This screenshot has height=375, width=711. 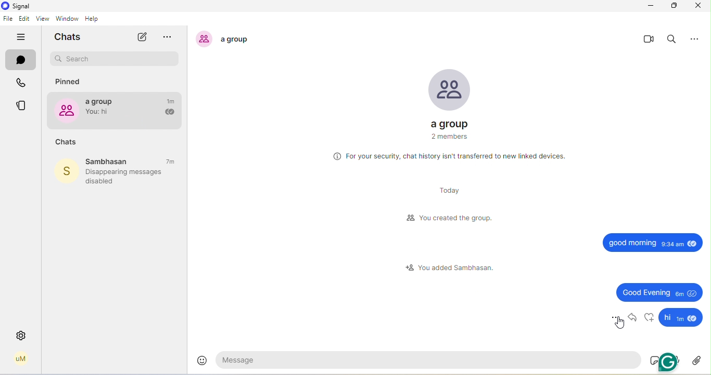 I want to click on profile, so click(x=21, y=359).